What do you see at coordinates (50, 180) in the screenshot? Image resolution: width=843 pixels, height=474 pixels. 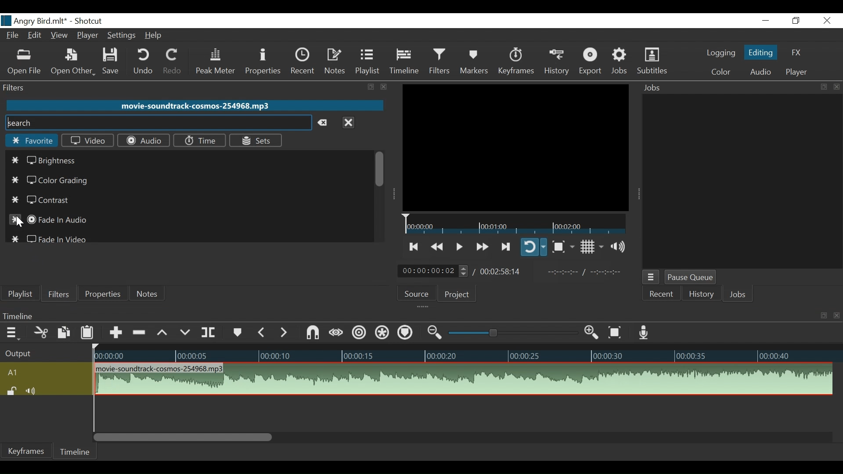 I see `Color Grading` at bounding box center [50, 180].